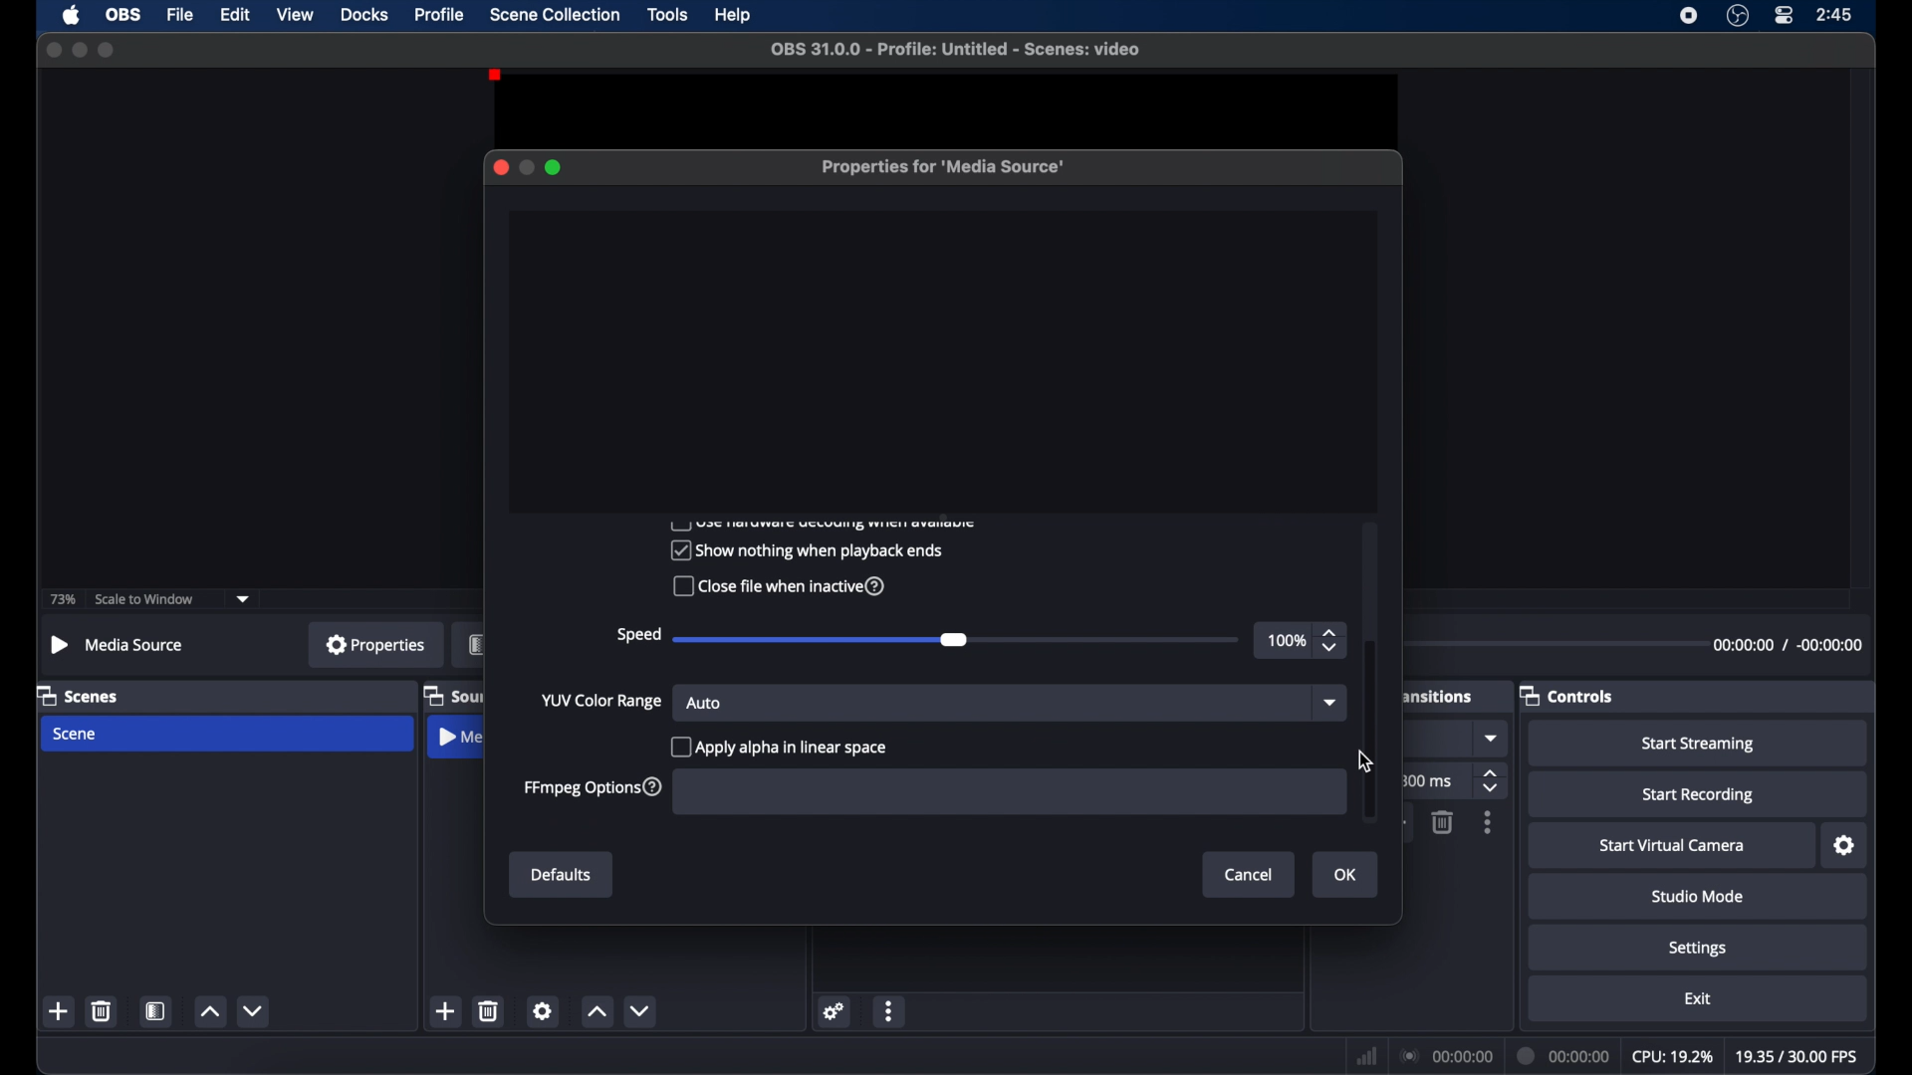 The image size is (1912, 1075). Describe the element at coordinates (209, 1012) in the screenshot. I see `increment` at that location.